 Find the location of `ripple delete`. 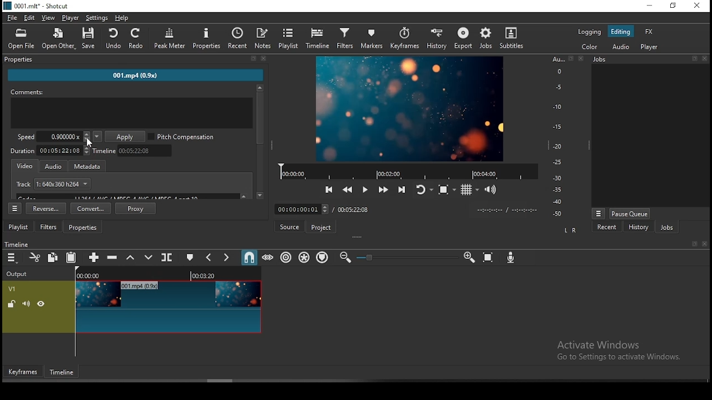

ripple delete is located at coordinates (115, 259).